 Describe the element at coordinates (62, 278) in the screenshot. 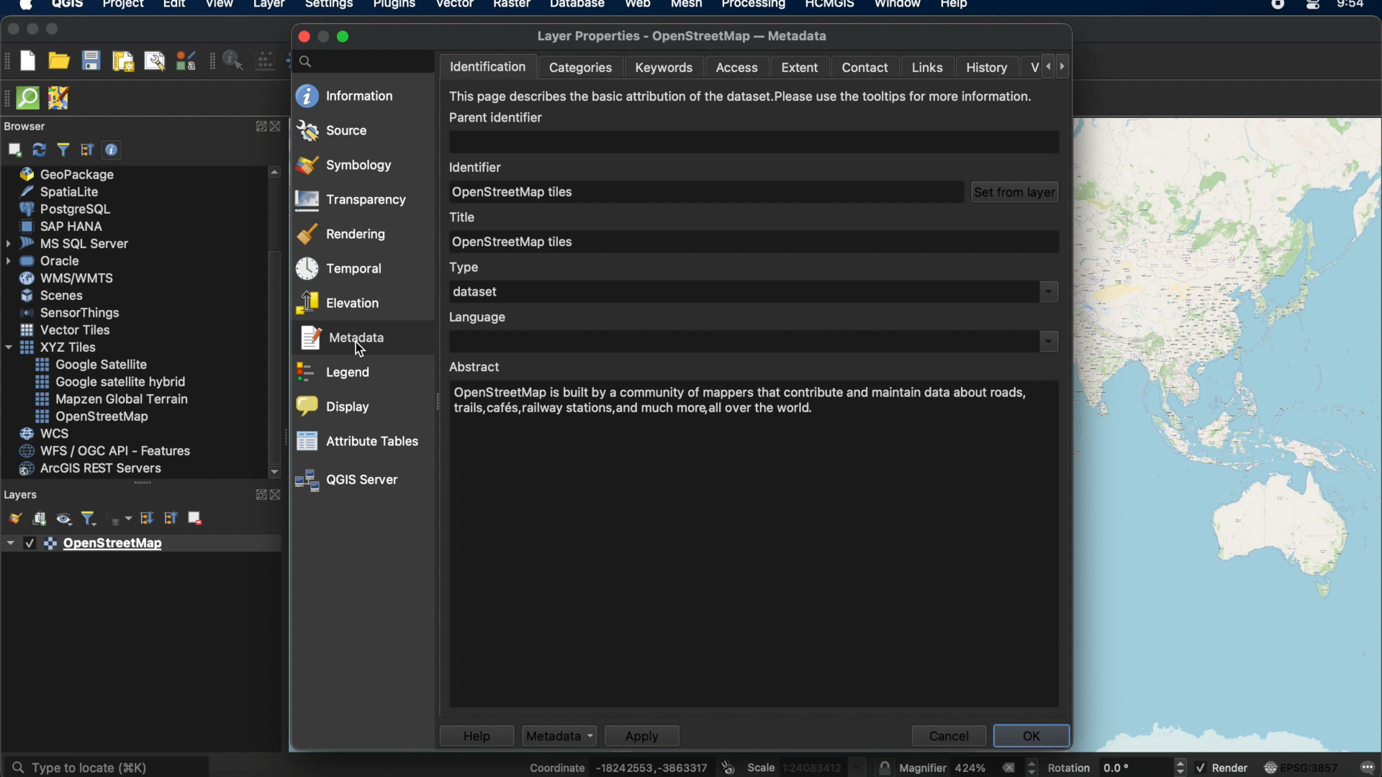

I see `wms/wmts` at that location.